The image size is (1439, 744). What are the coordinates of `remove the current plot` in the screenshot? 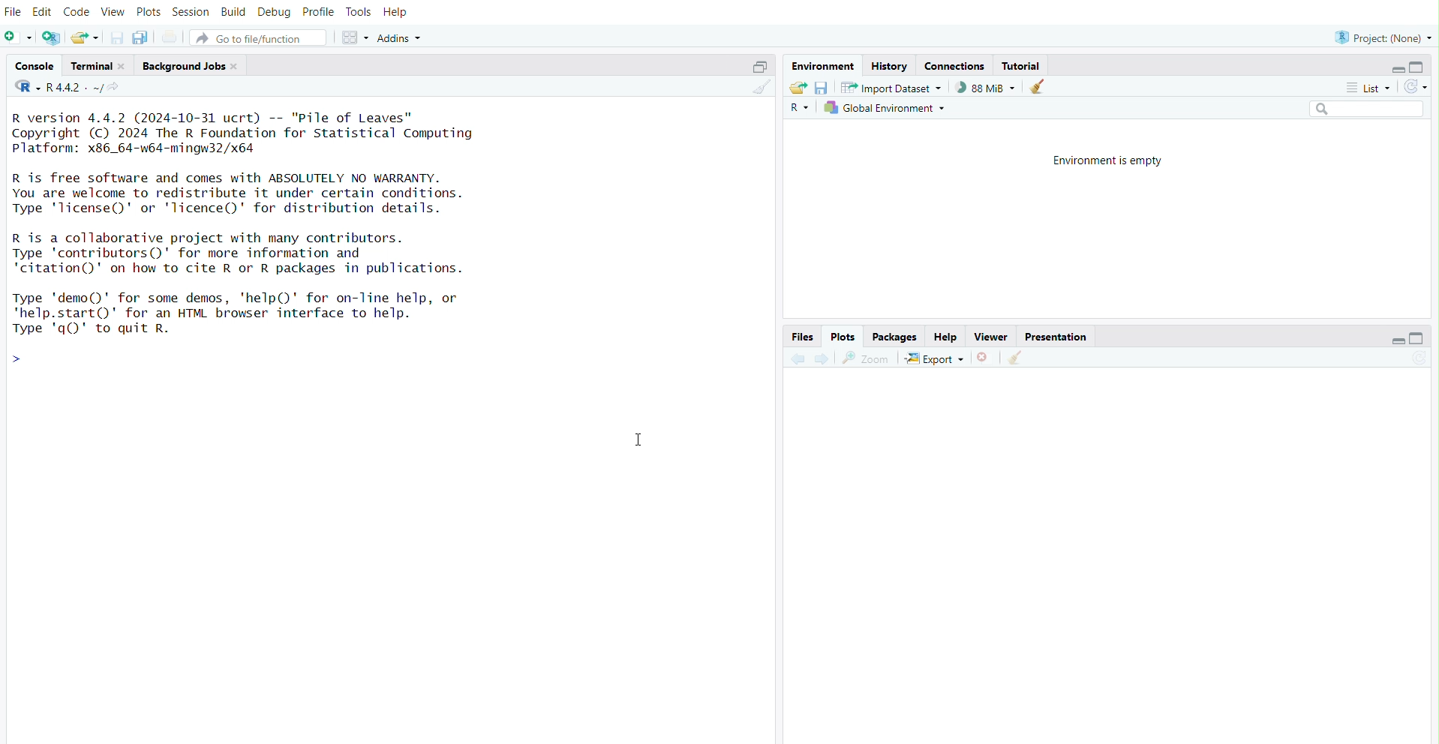 It's located at (985, 359).